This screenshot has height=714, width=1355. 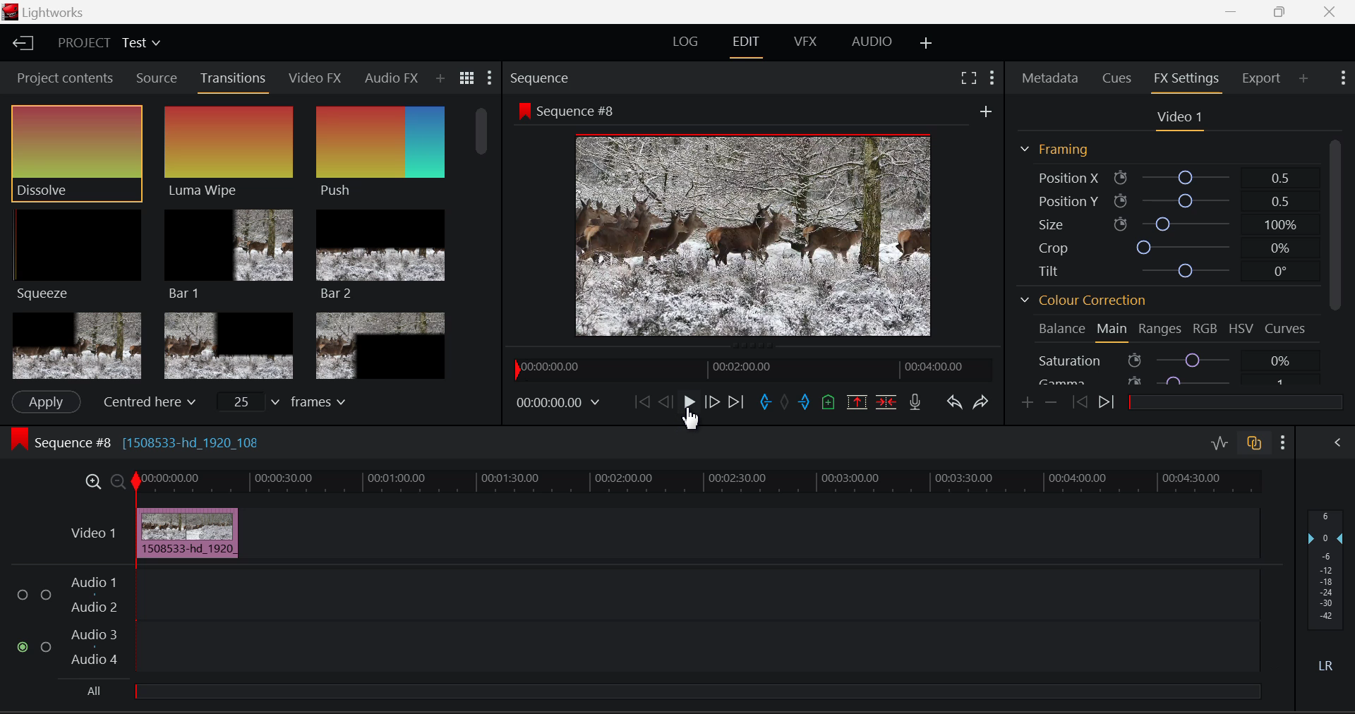 I want to click on Audio 4, so click(x=95, y=660).